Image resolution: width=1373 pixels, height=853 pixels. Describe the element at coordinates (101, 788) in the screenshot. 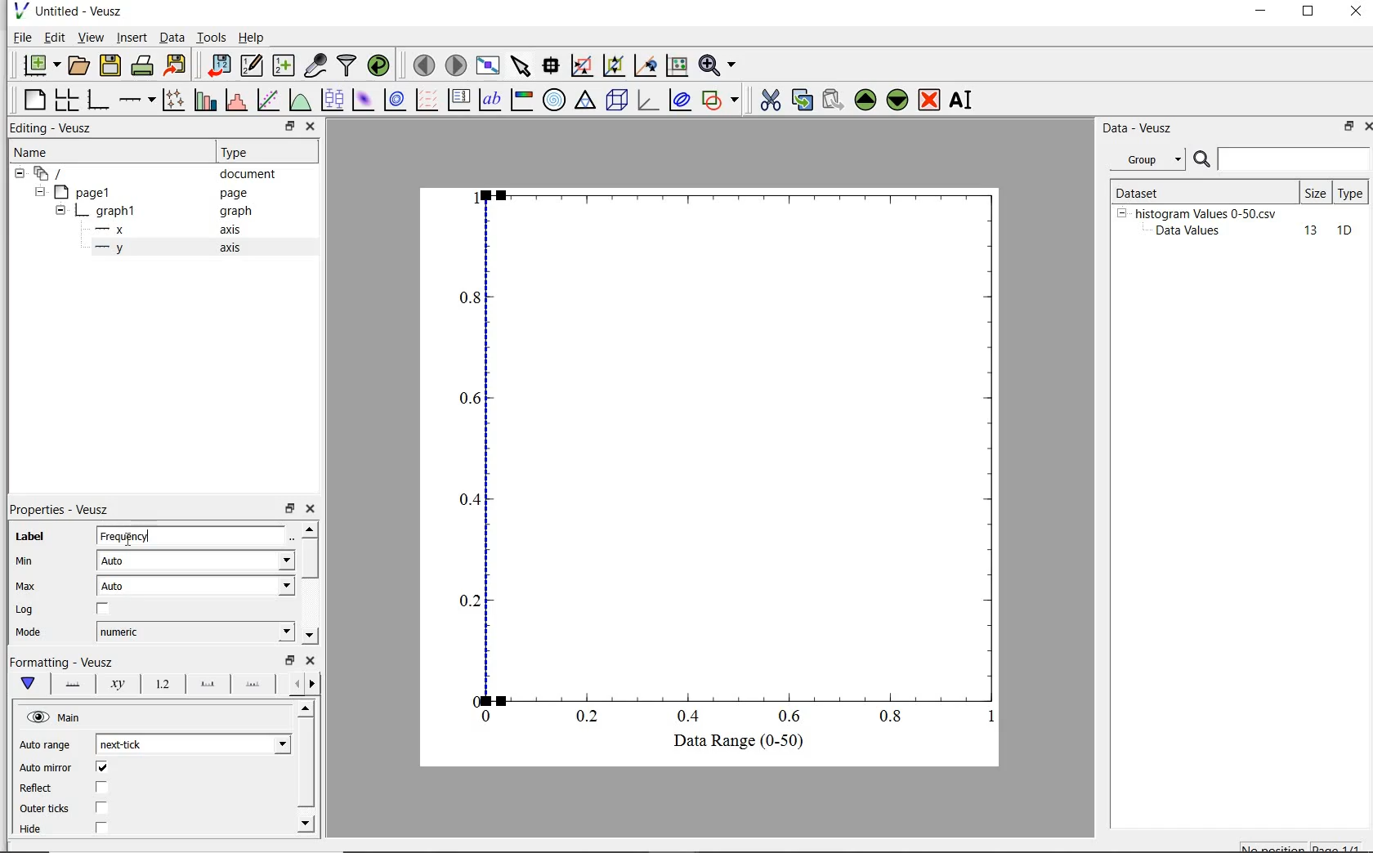

I see `checkbox` at that location.